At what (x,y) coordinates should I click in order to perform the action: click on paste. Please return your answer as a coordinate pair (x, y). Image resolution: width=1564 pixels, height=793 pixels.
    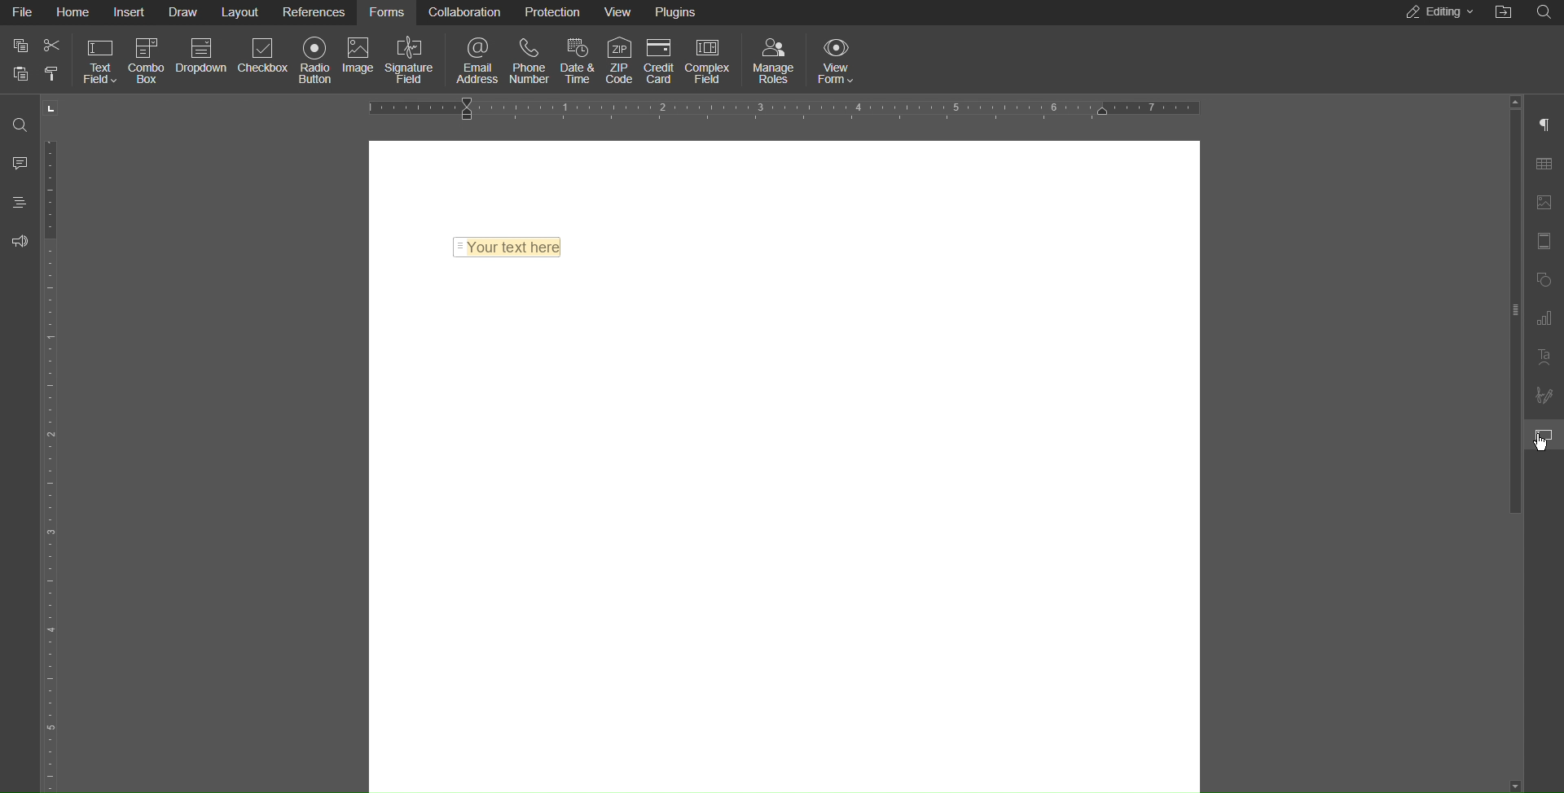
    Looking at the image, I should click on (51, 75).